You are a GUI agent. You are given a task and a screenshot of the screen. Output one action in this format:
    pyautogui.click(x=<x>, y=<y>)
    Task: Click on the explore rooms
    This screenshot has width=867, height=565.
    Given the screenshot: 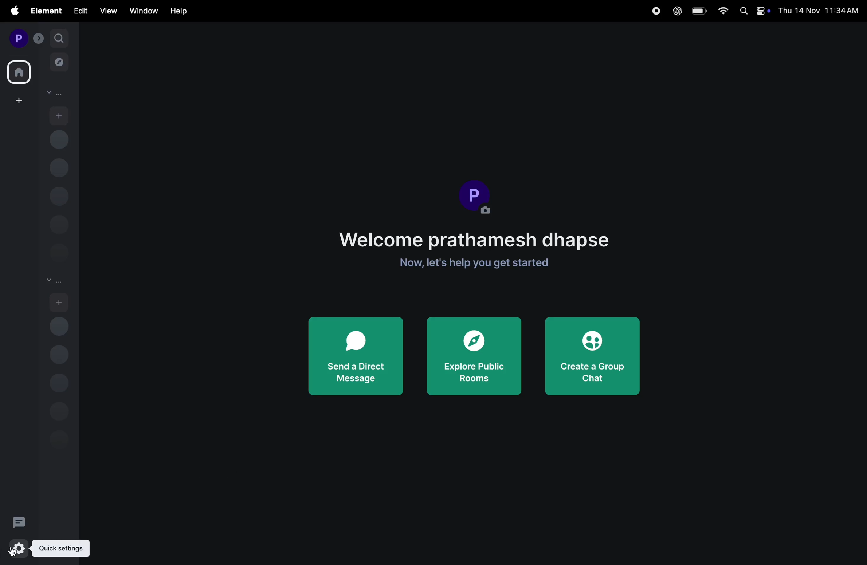 What is the action you would take?
    pyautogui.click(x=59, y=64)
    